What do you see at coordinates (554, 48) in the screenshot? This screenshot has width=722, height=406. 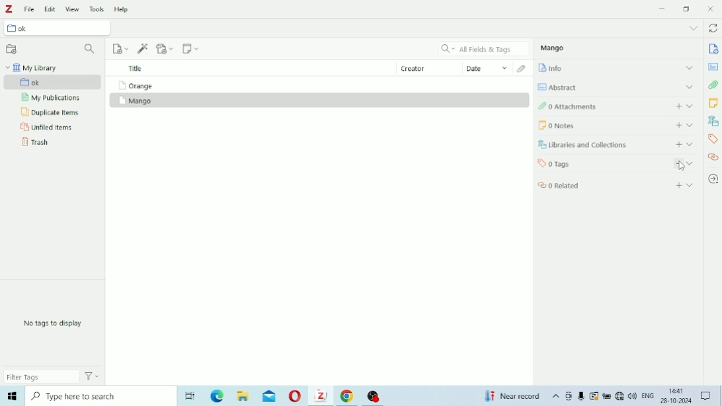 I see `Mango` at bounding box center [554, 48].